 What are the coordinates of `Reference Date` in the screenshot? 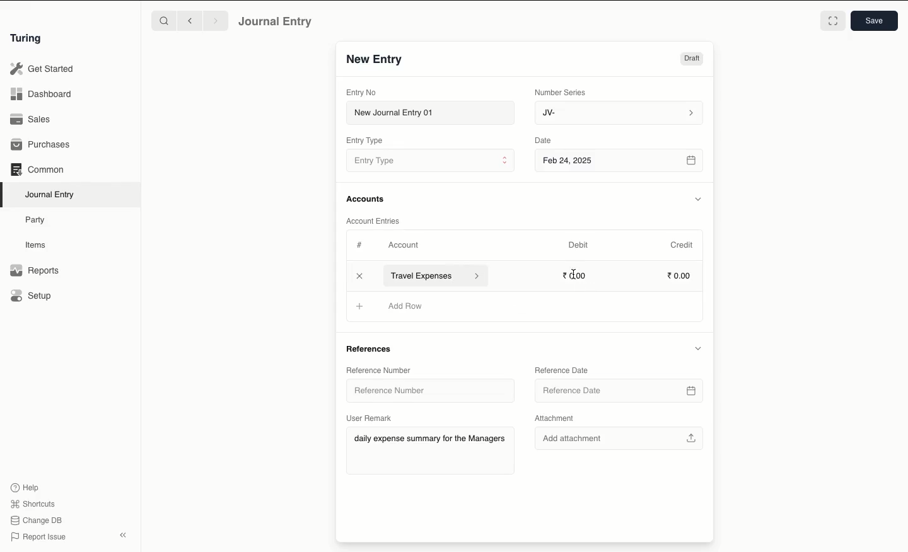 It's located at (620, 388).